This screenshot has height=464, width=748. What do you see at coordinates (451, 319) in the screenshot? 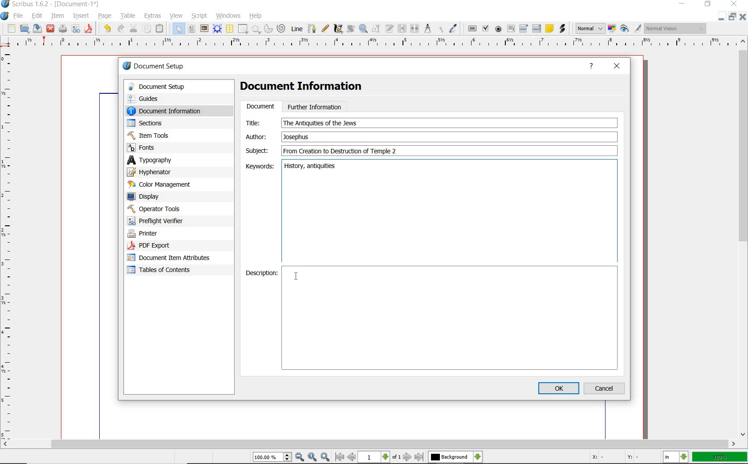
I see `Description` at bounding box center [451, 319].